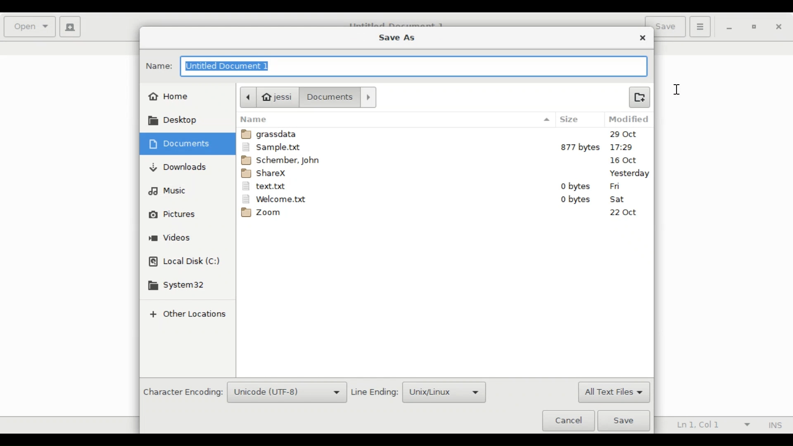  Describe the element at coordinates (444, 199) in the screenshot. I see `Welcome.txt 0 bytes Sat` at that location.